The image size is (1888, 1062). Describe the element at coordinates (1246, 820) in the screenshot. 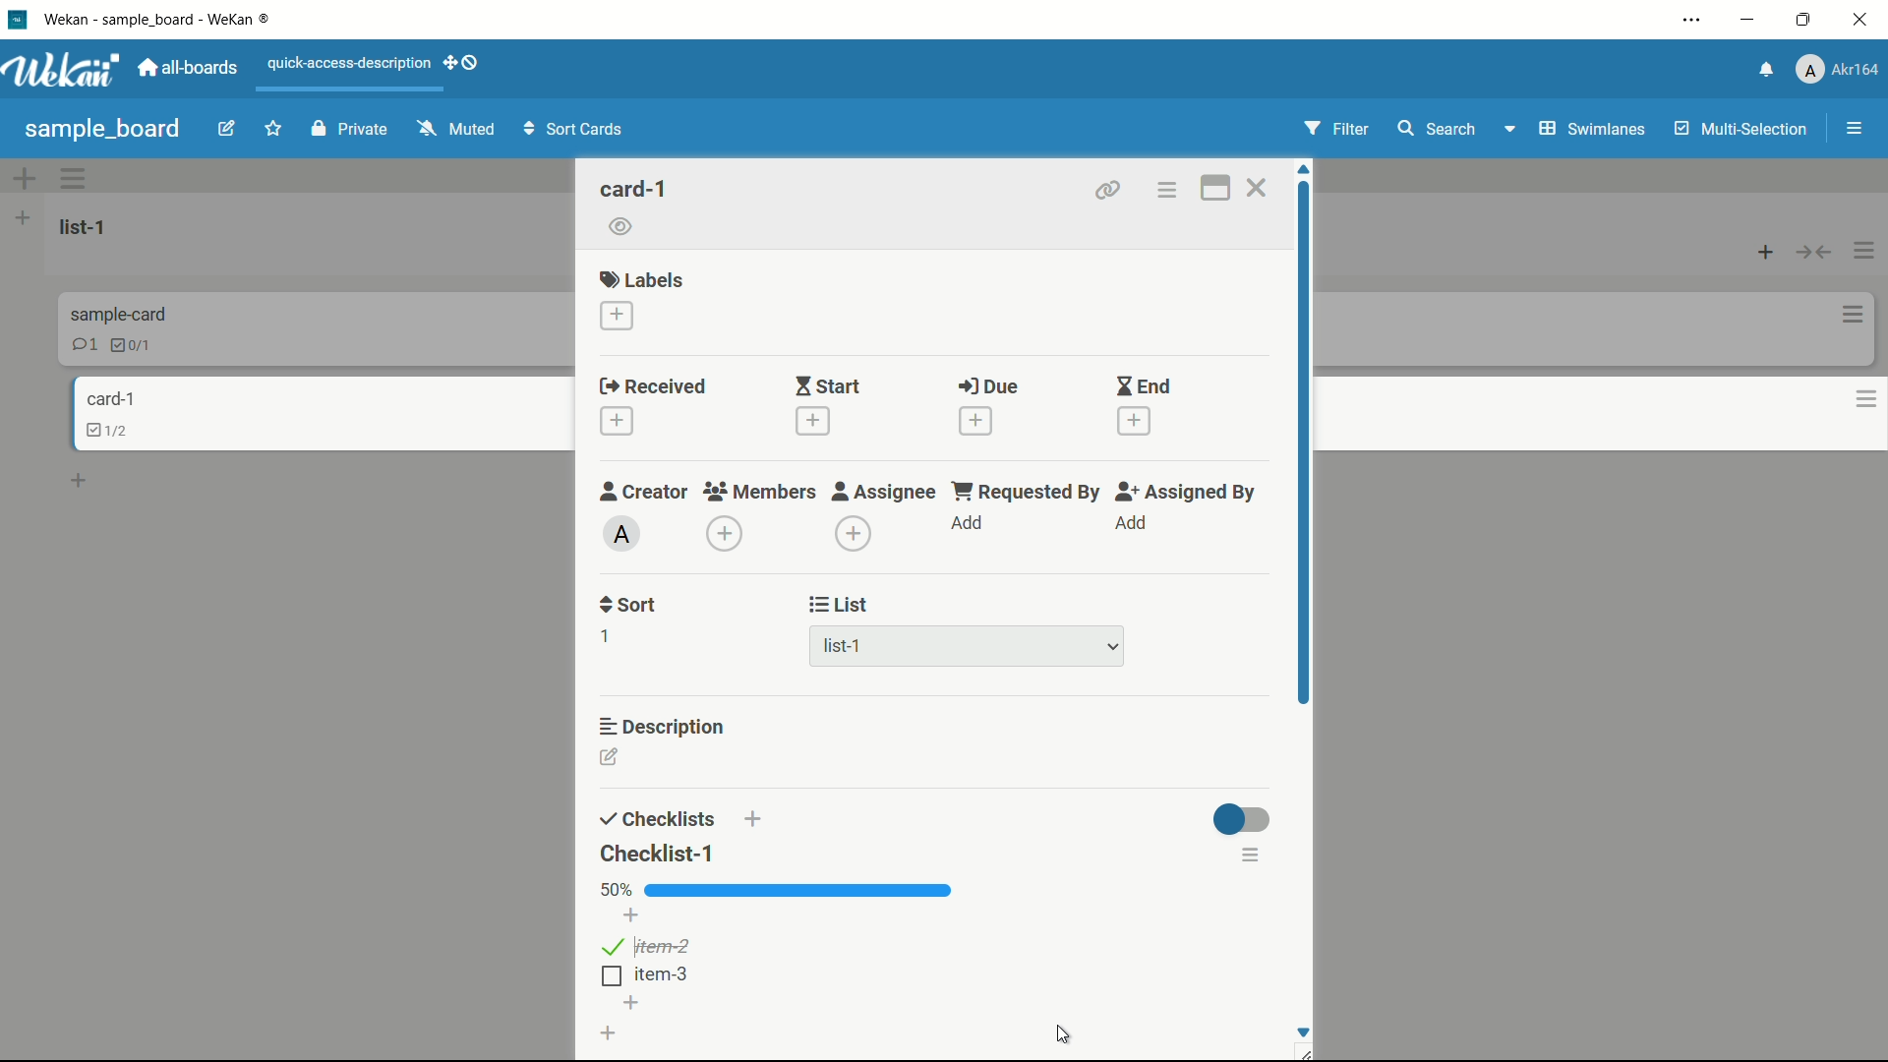

I see `toggle button` at that location.